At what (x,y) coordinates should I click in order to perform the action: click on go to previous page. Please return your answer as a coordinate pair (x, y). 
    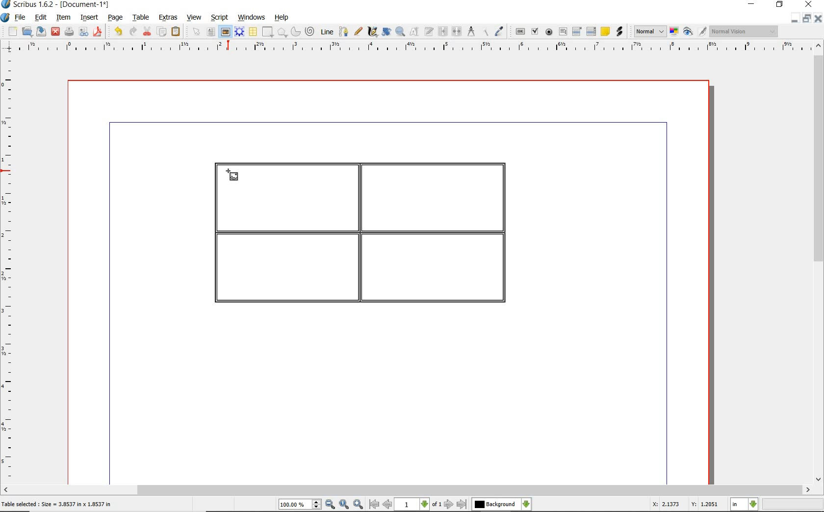
    Looking at the image, I should click on (387, 505).